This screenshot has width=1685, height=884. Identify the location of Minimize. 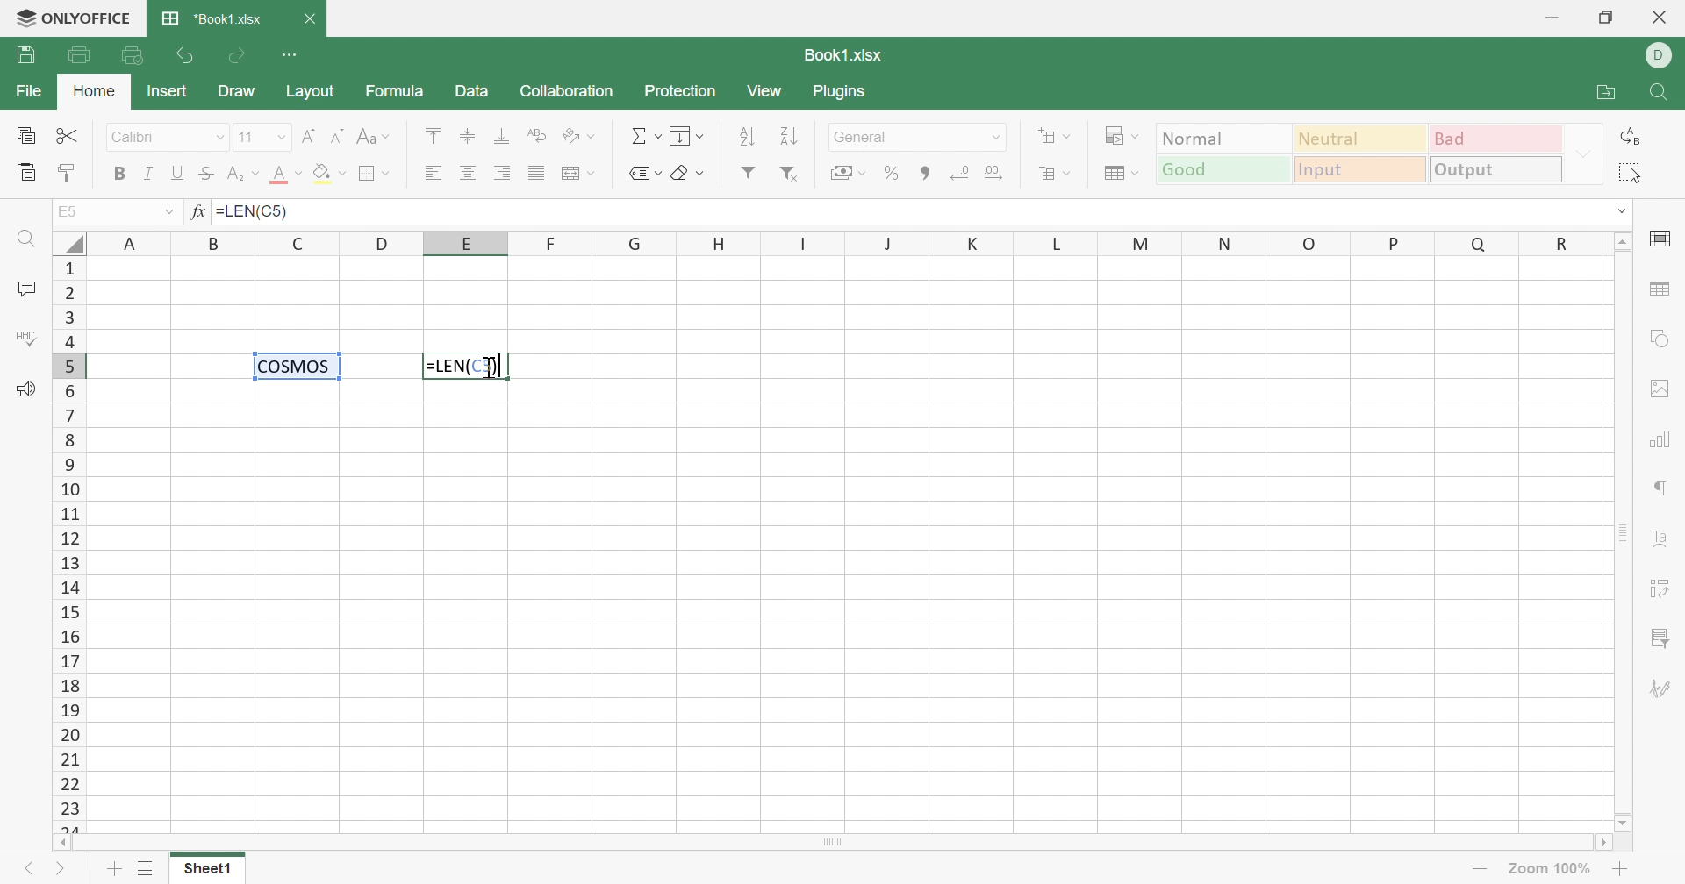
(1552, 18).